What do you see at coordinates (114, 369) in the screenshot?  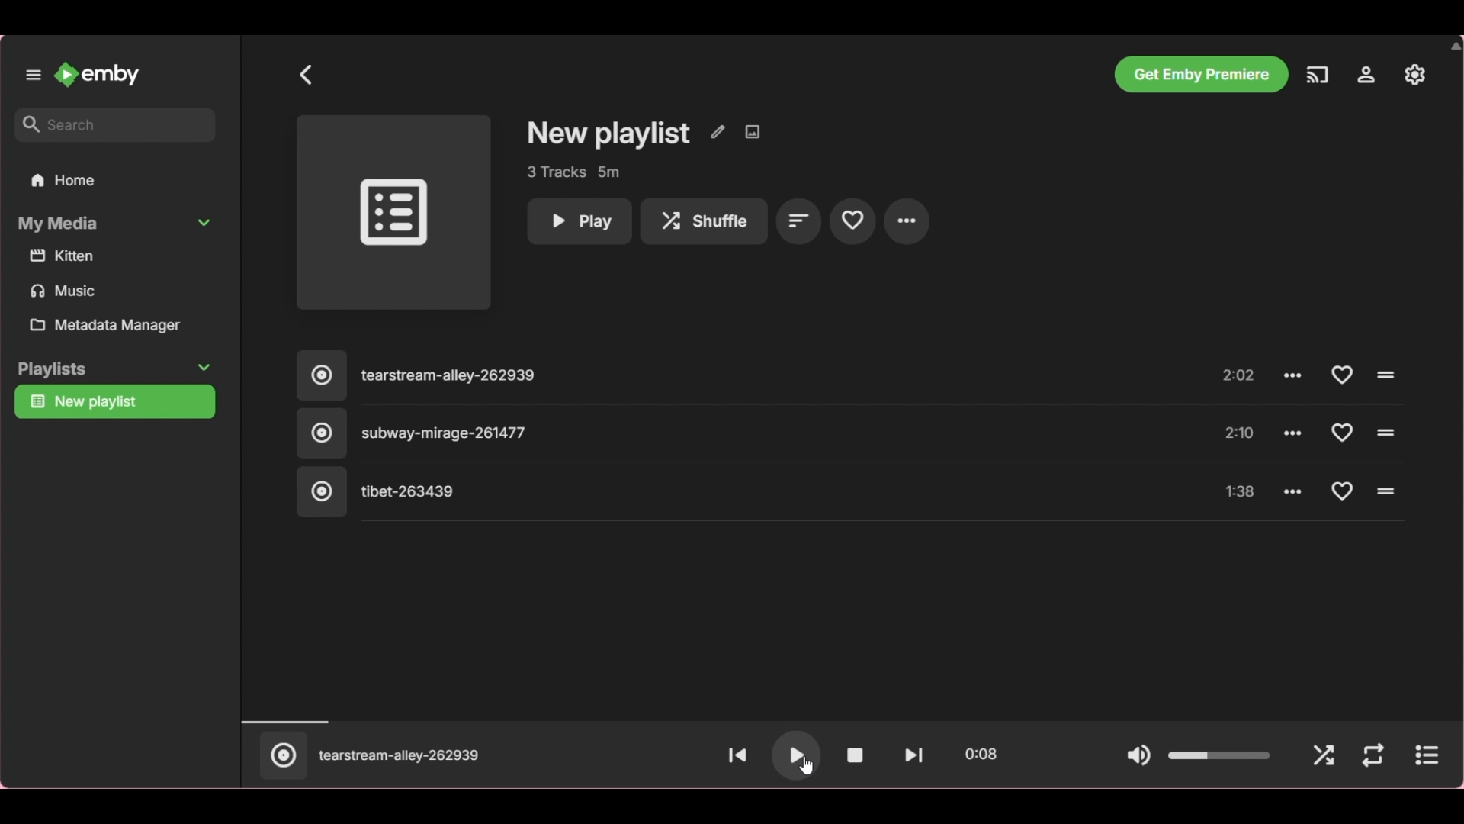 I see `Collapse Playlists` at bounding box center [114, 369].